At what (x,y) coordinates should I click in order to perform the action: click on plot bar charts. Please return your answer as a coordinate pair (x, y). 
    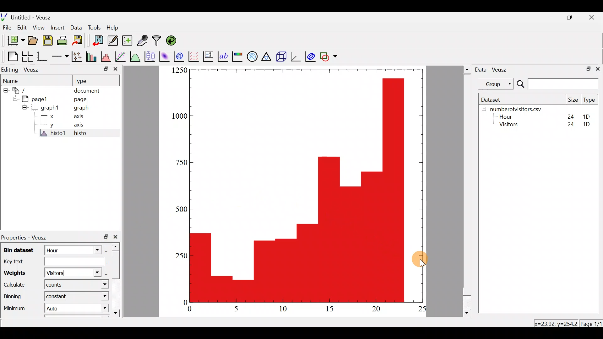
    Looking at the image, I should click on (91, 56).